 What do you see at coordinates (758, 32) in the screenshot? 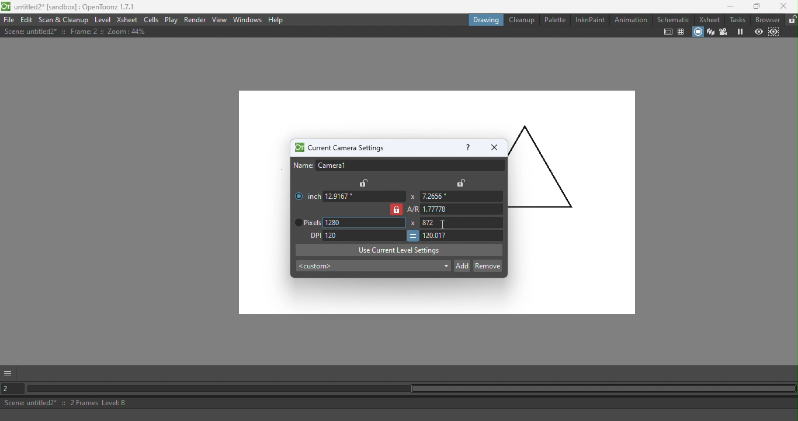
I see `Preview` at bounding box center [758, 32].